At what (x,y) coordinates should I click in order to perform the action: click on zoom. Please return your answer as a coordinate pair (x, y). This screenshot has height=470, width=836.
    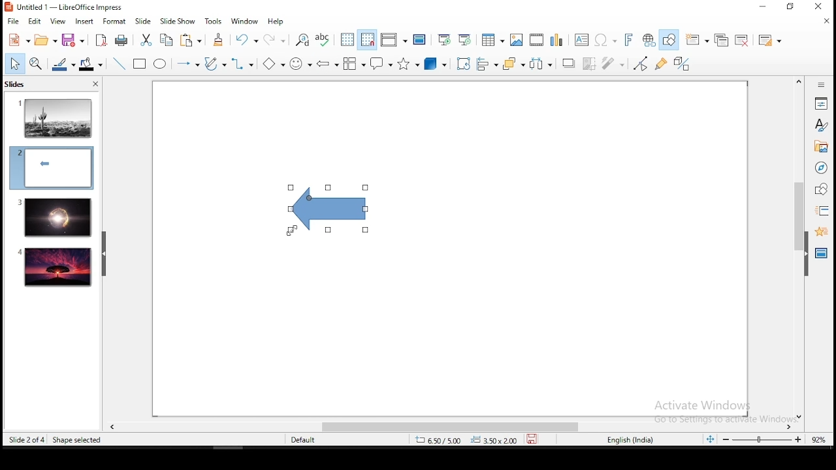
    Looking at the image, I should click on (762, 440).